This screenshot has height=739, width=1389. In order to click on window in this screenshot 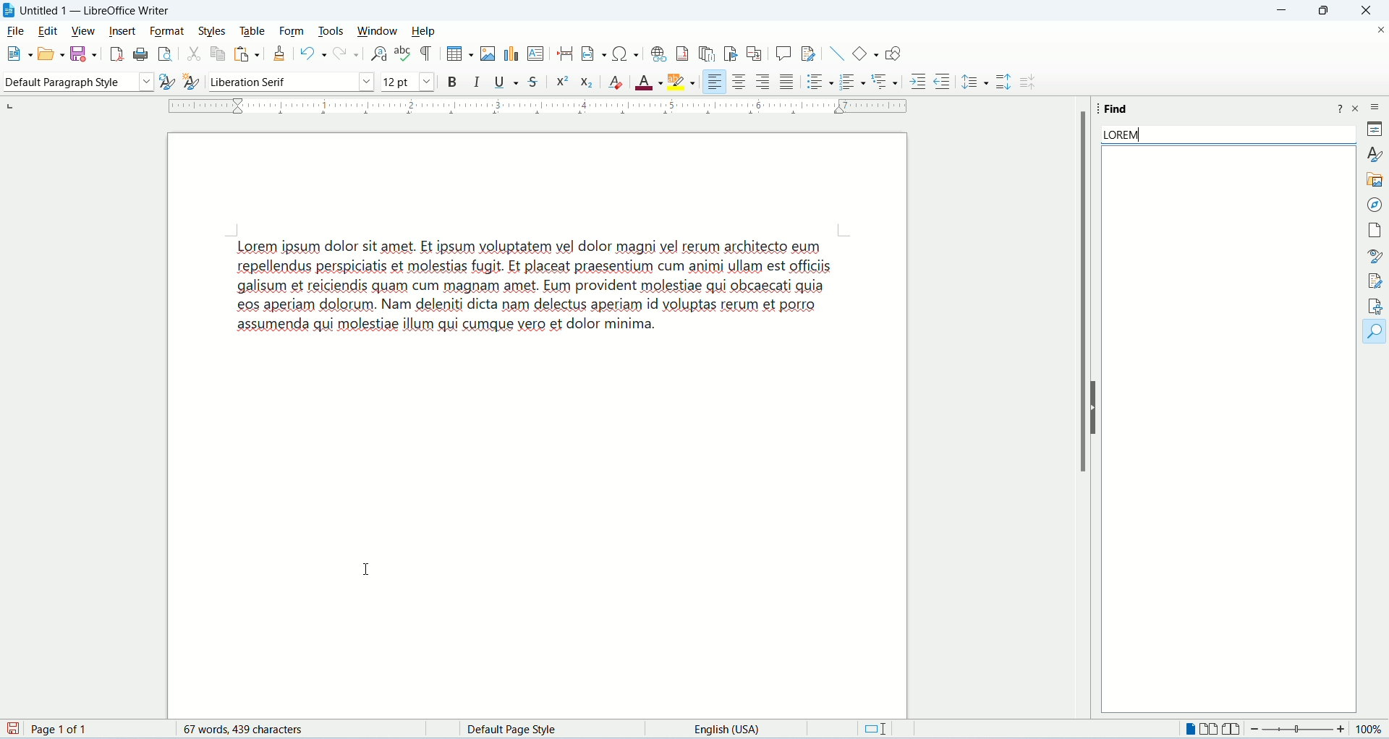, I will do `click(378, 30)`.